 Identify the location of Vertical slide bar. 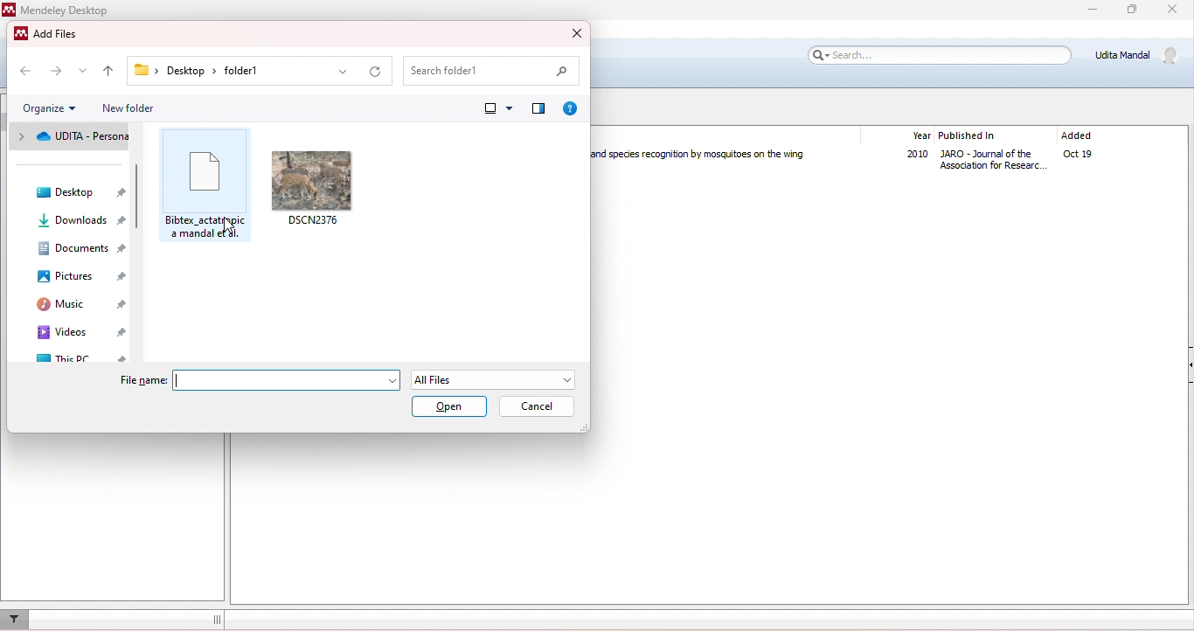
(136, 196).